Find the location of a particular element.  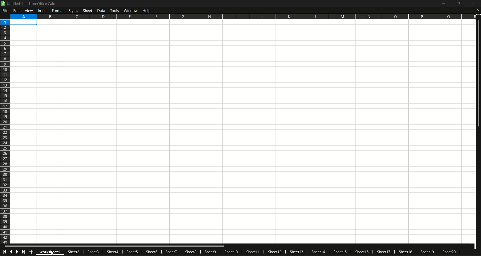

Cursor is located at coordinates (53, 252).